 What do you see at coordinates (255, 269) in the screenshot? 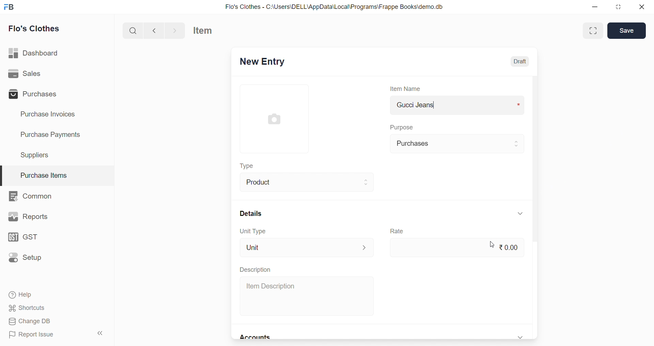
I see `Description` at bounding box center [255, 269].